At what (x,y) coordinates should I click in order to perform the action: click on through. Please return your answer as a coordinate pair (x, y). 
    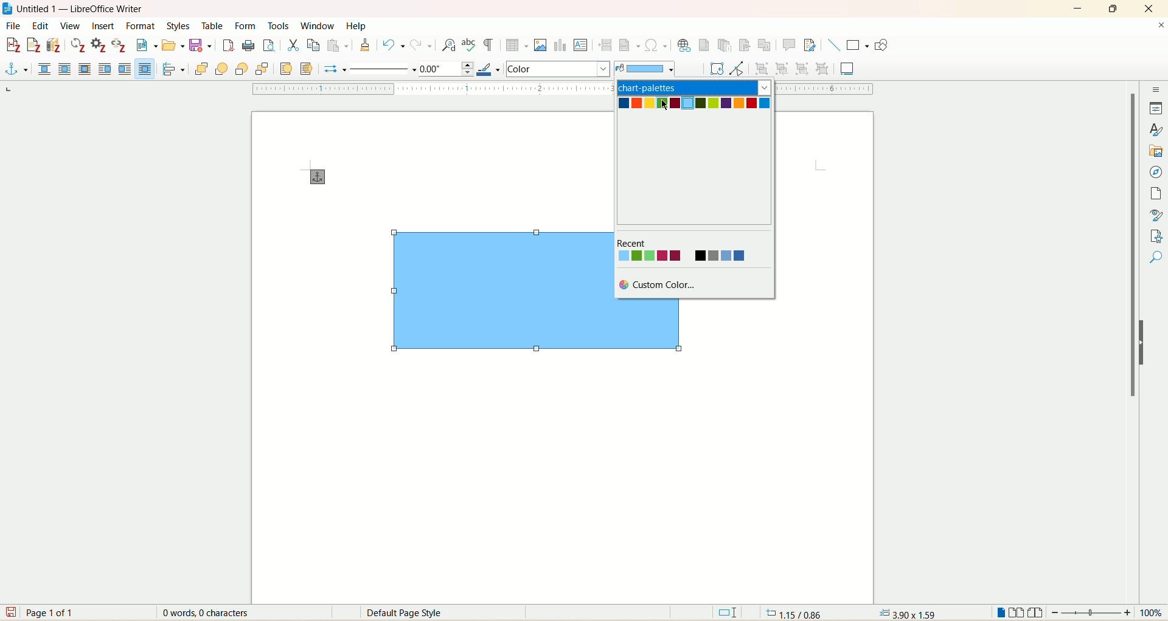
    Looking at the image, I should click on (145, 69).